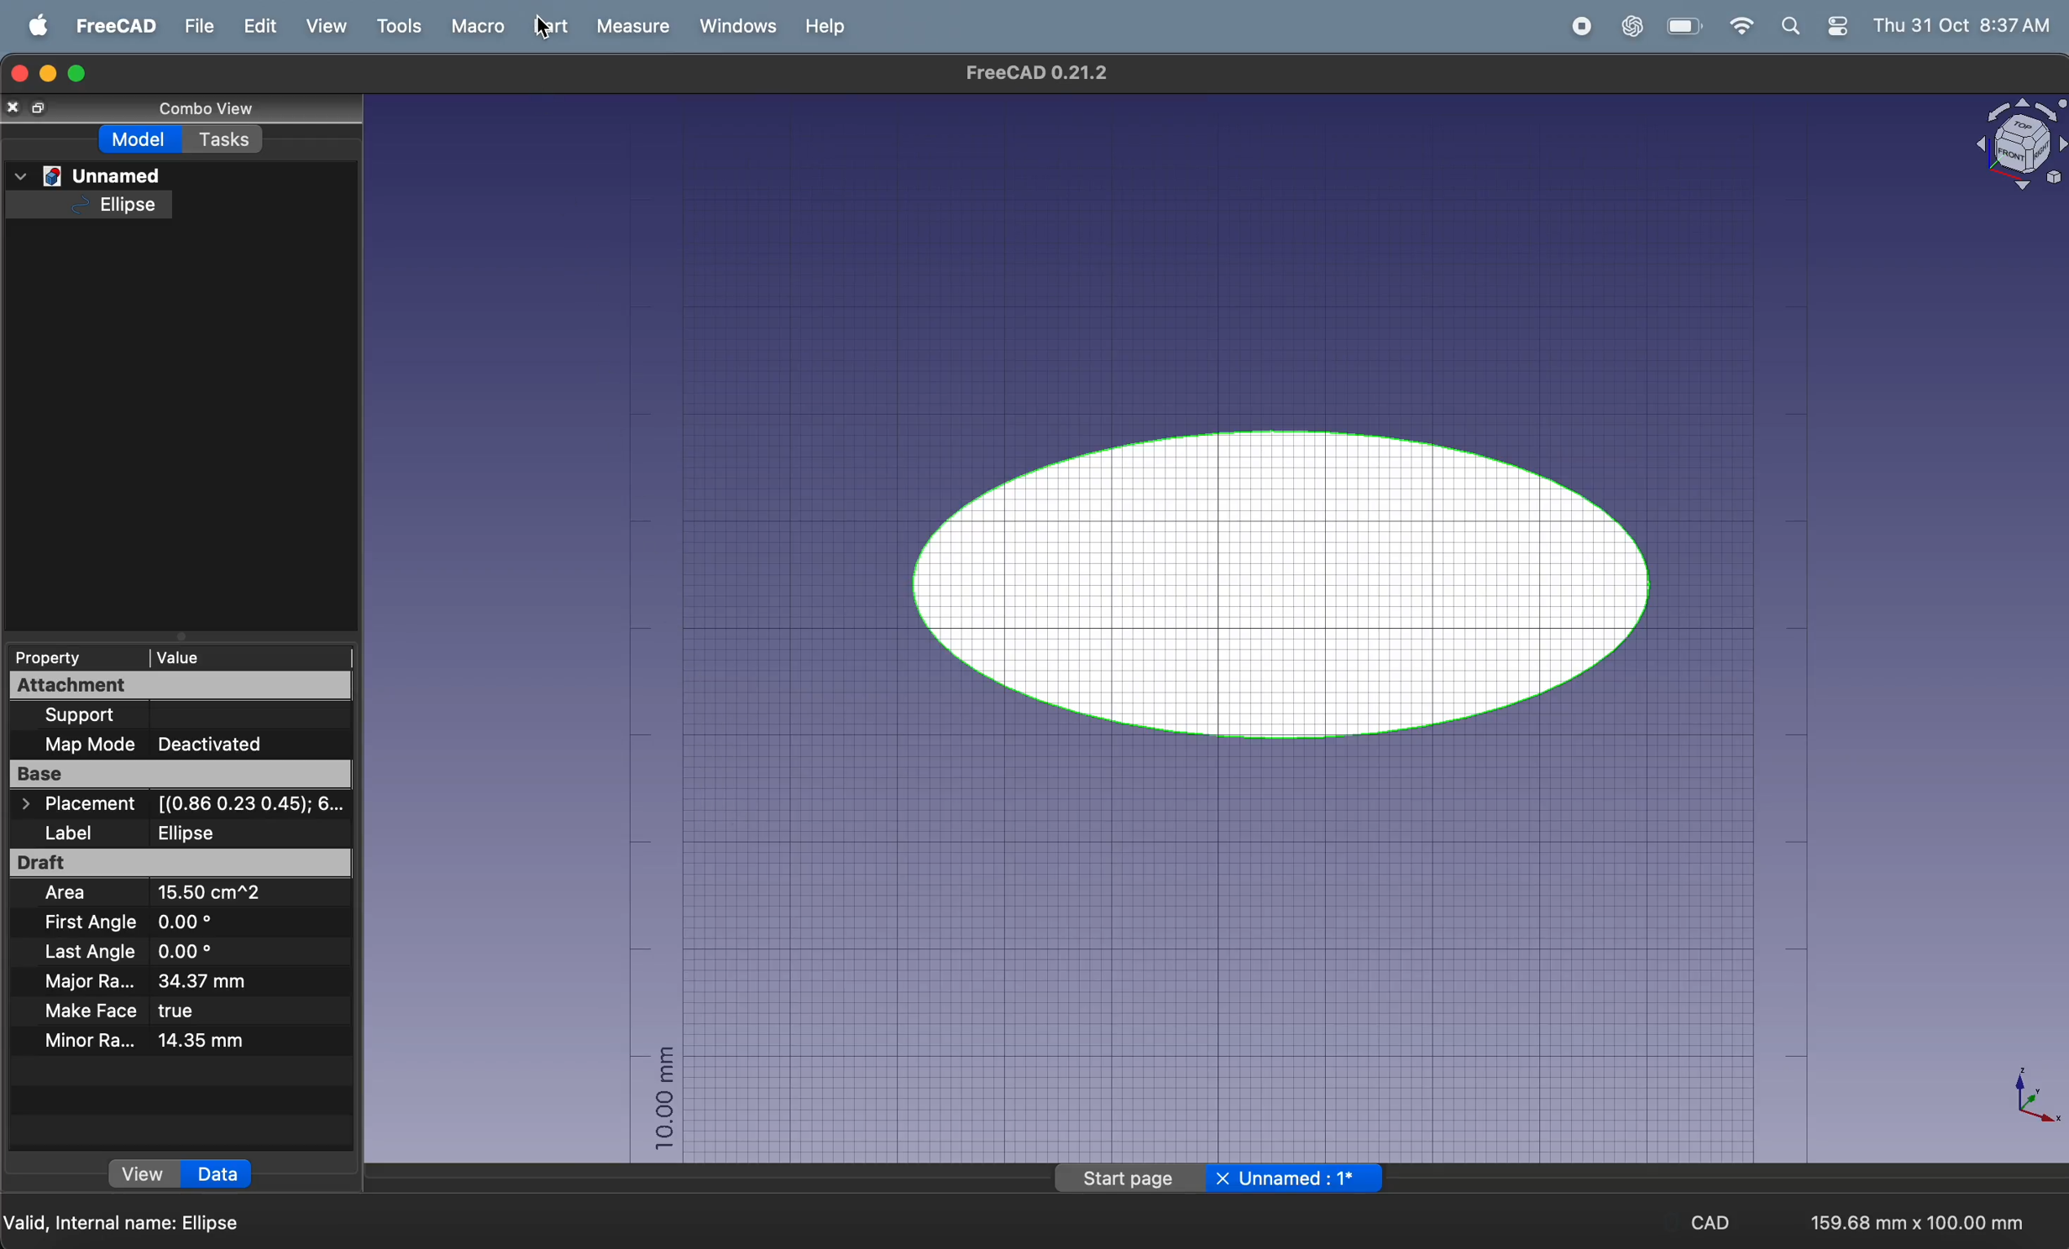 Image resolution: width=2069 pixels, height=1249 pixels. Describe the element at coordinates (229, 143) in the screenshot. I see `tasks` at that location.